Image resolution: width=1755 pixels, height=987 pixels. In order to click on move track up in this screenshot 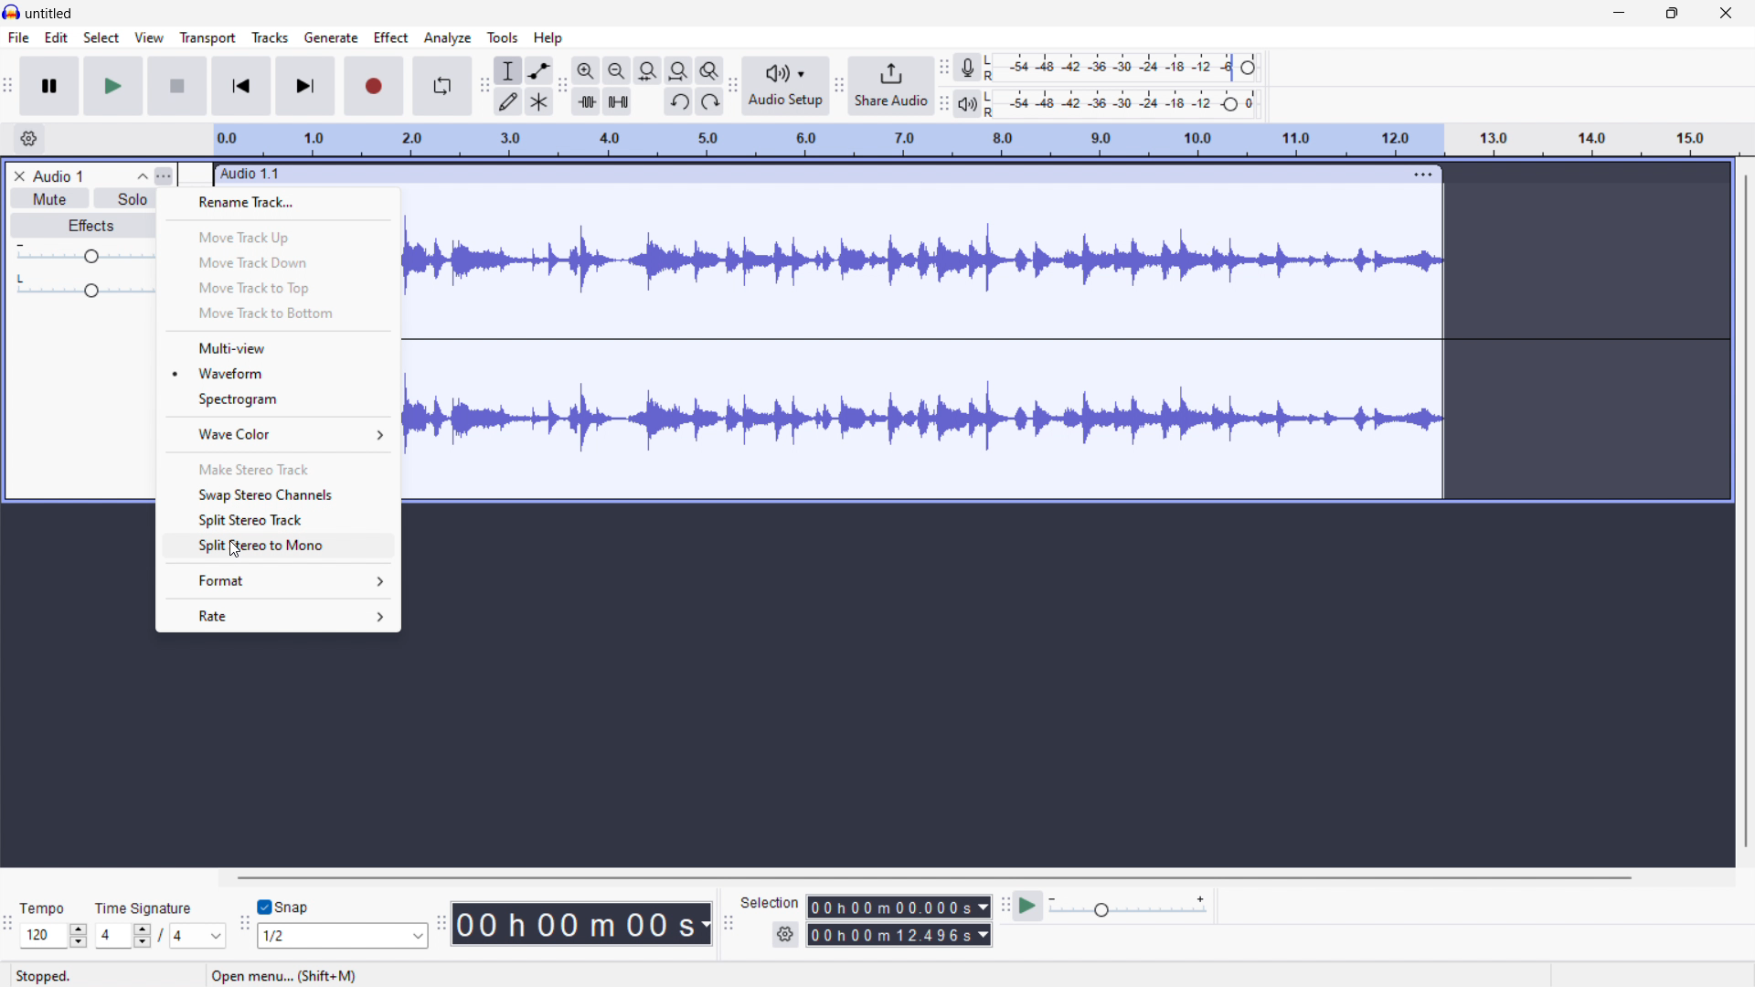, I will do `click(278, 235)`.